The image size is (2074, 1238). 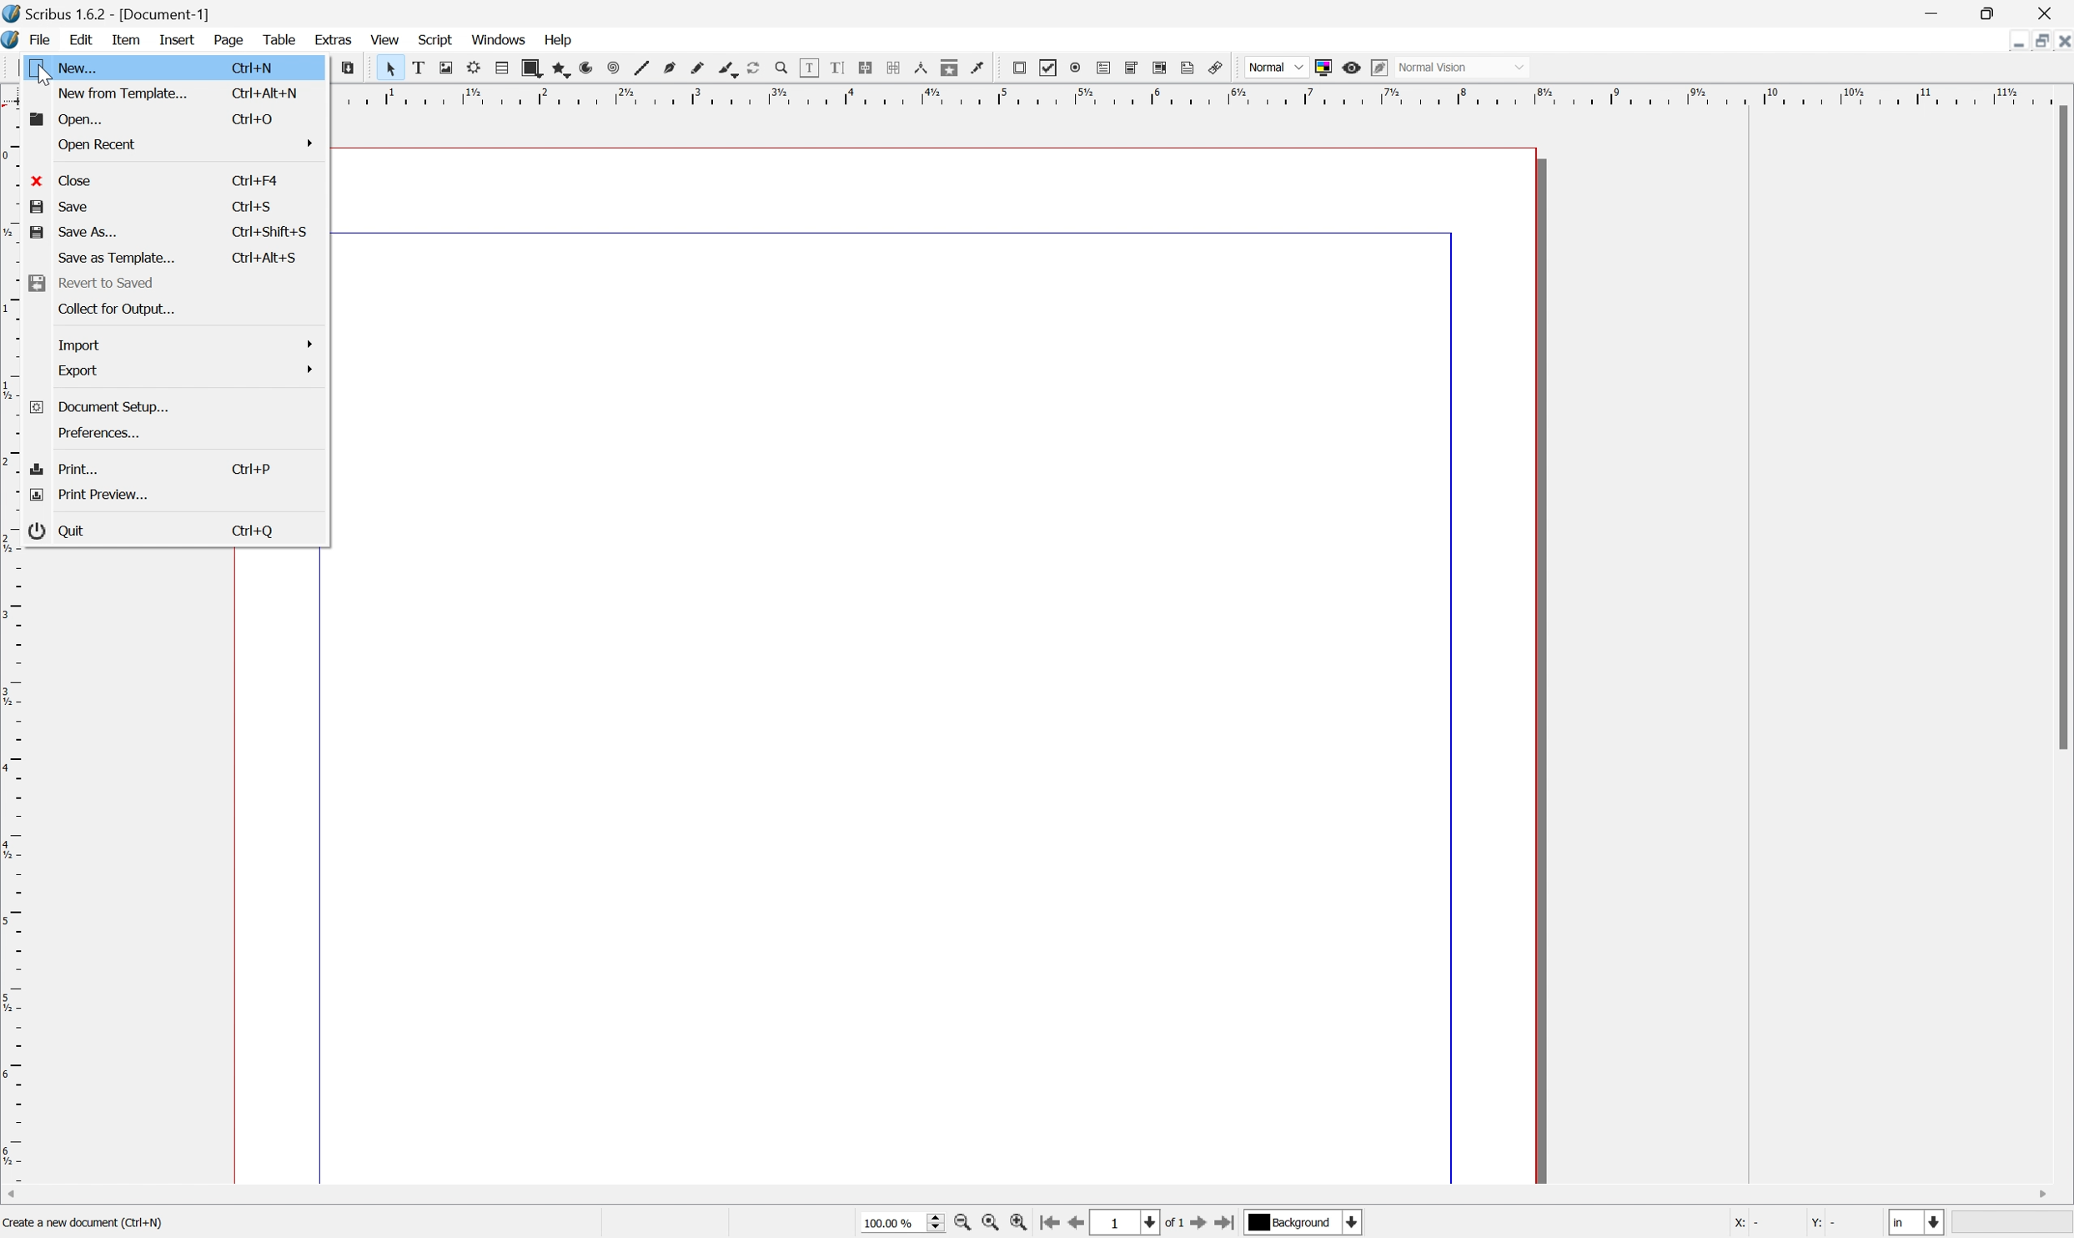 What do you see at coordinates (334, 41) in the screenshot?
I see `Extras` at bounding box center [334, 41].